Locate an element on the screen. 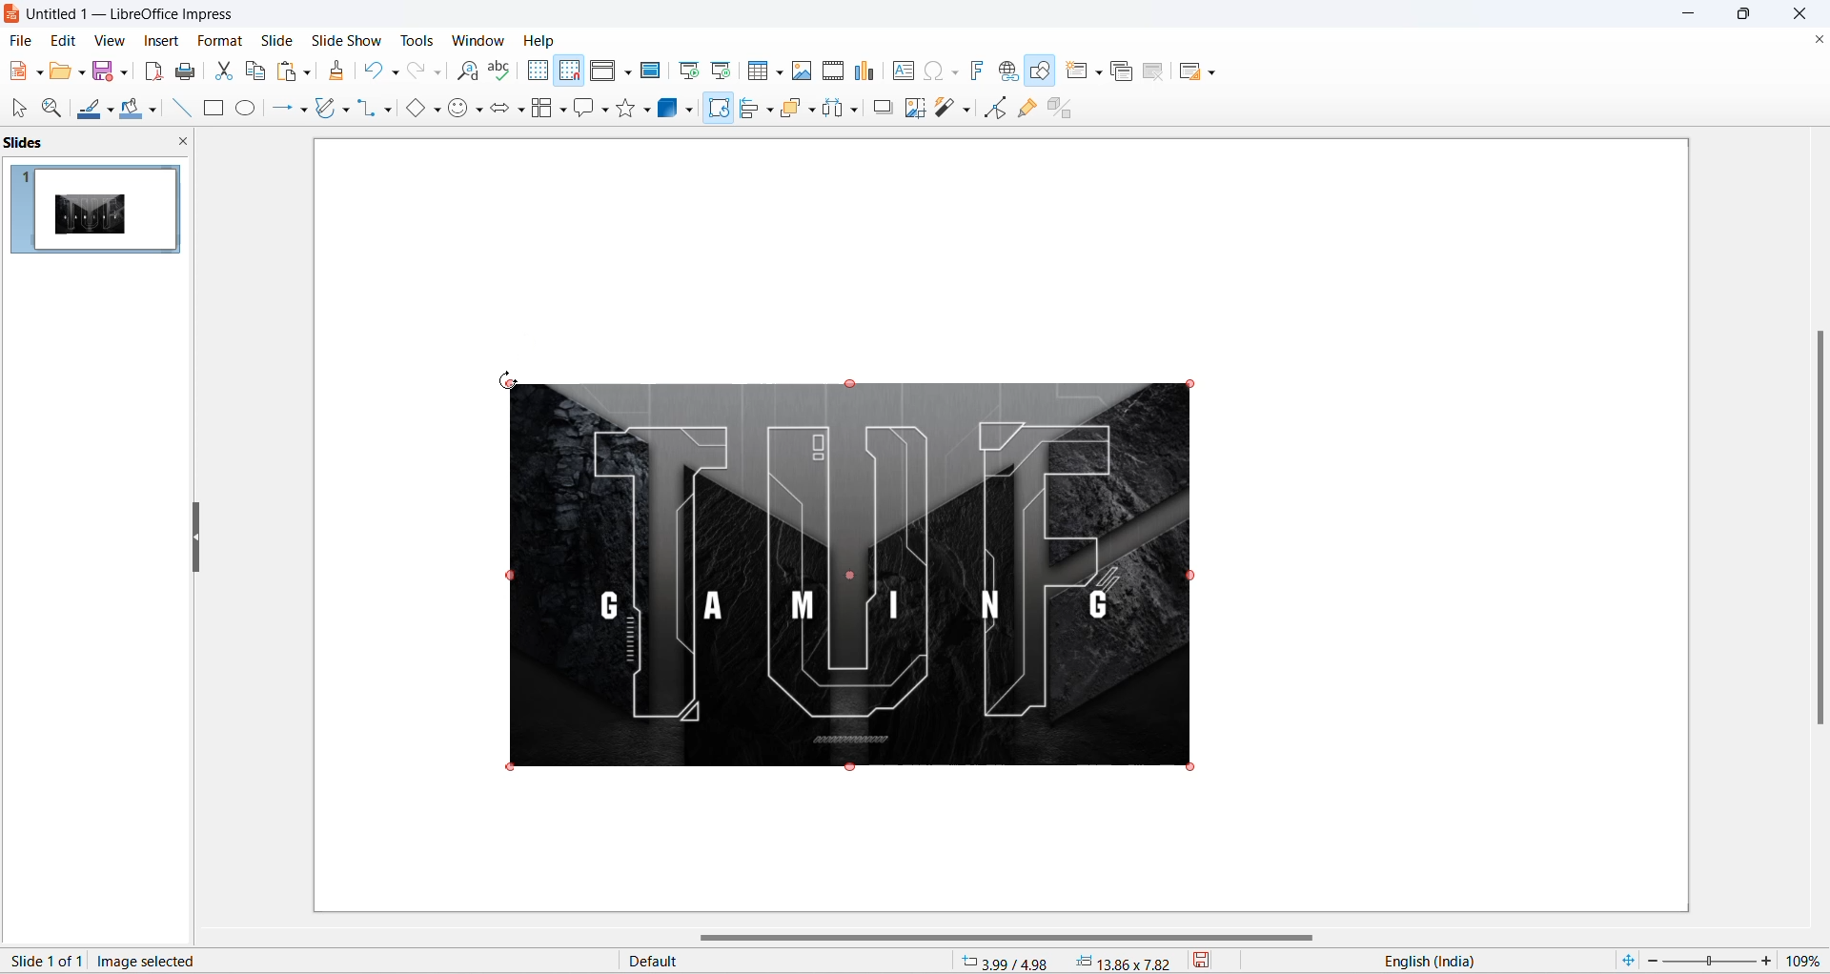 This screenshot has height=974, width=1830. format is located at coordinates (216, 42).